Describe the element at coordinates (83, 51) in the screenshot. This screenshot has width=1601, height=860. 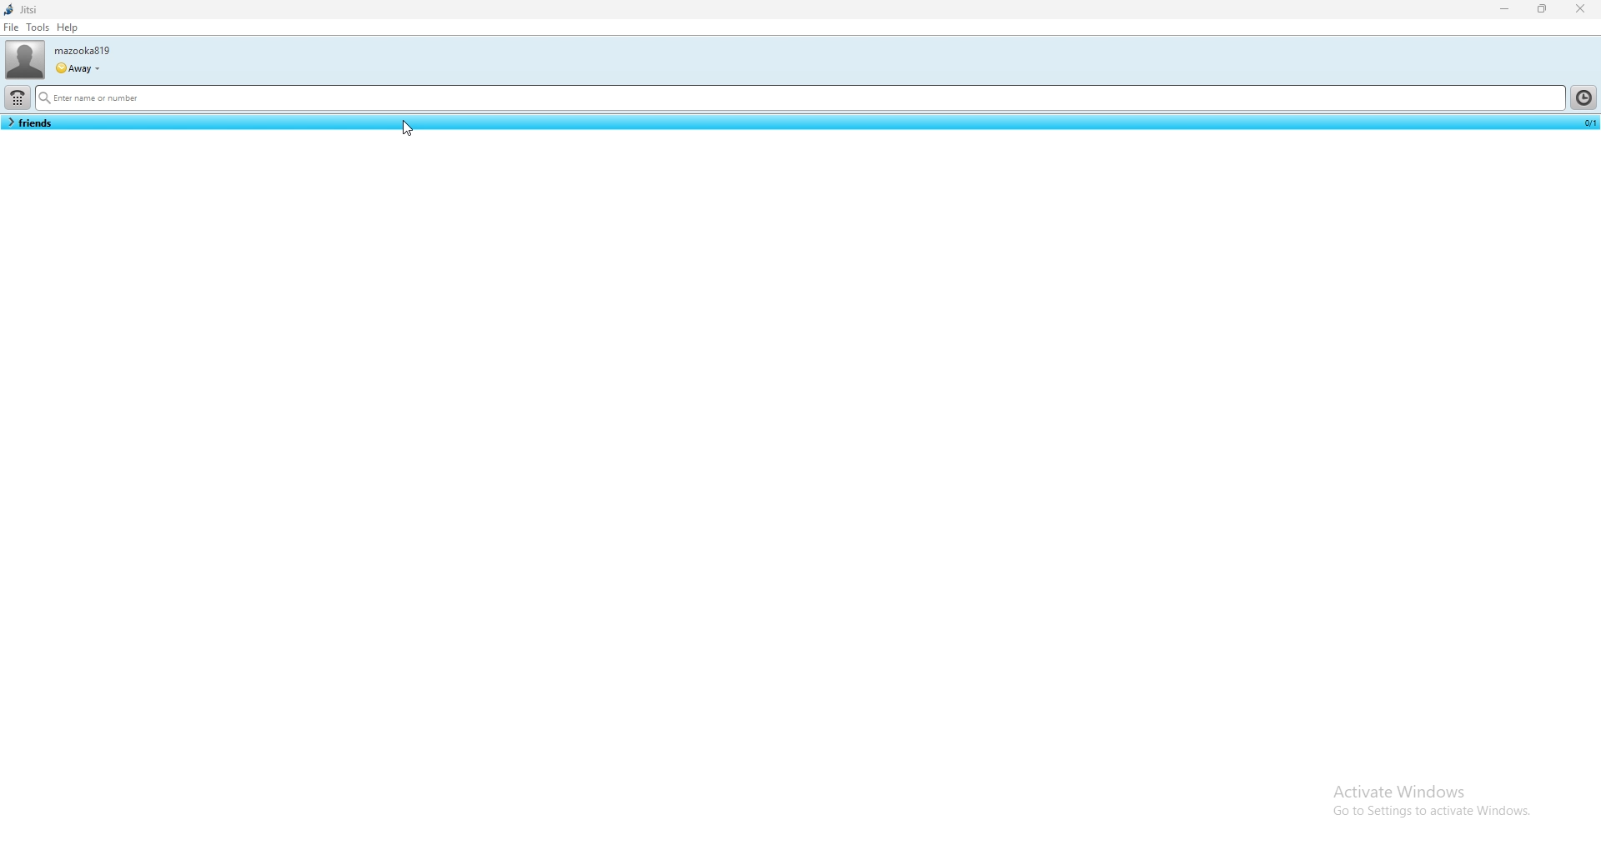
I see `username` at that location.